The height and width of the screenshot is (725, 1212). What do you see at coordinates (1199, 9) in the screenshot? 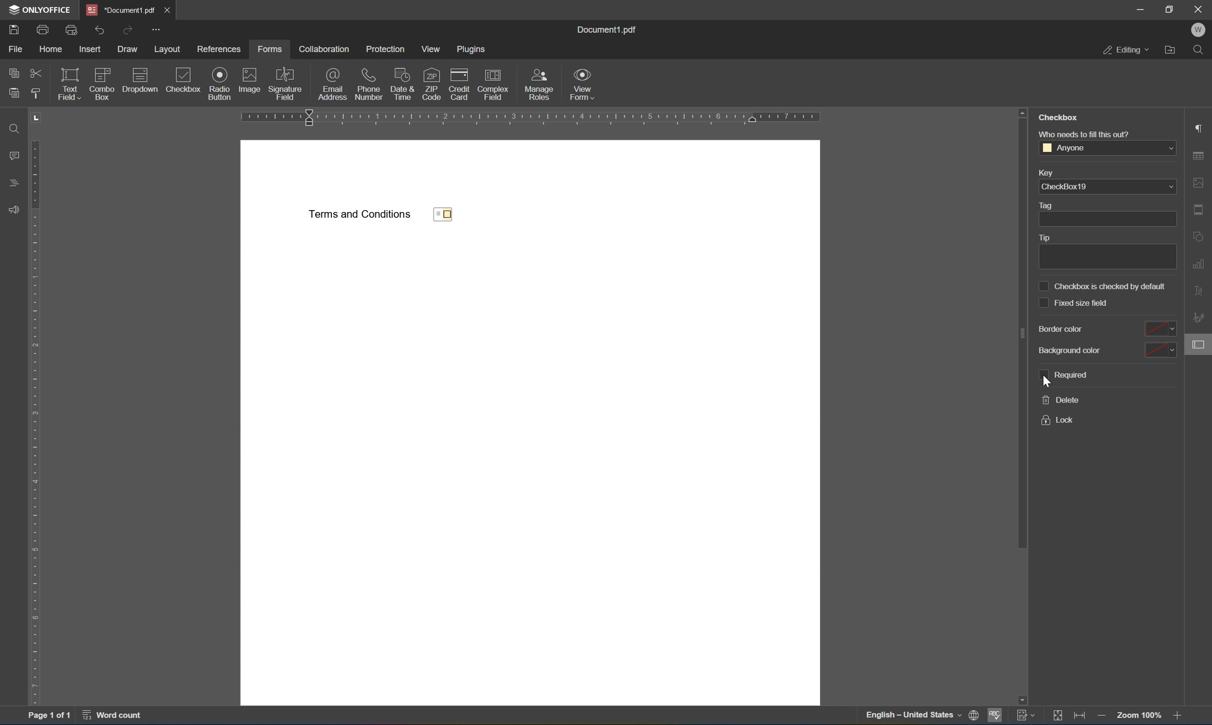
I see `close` at bounding box center [1199, 9].